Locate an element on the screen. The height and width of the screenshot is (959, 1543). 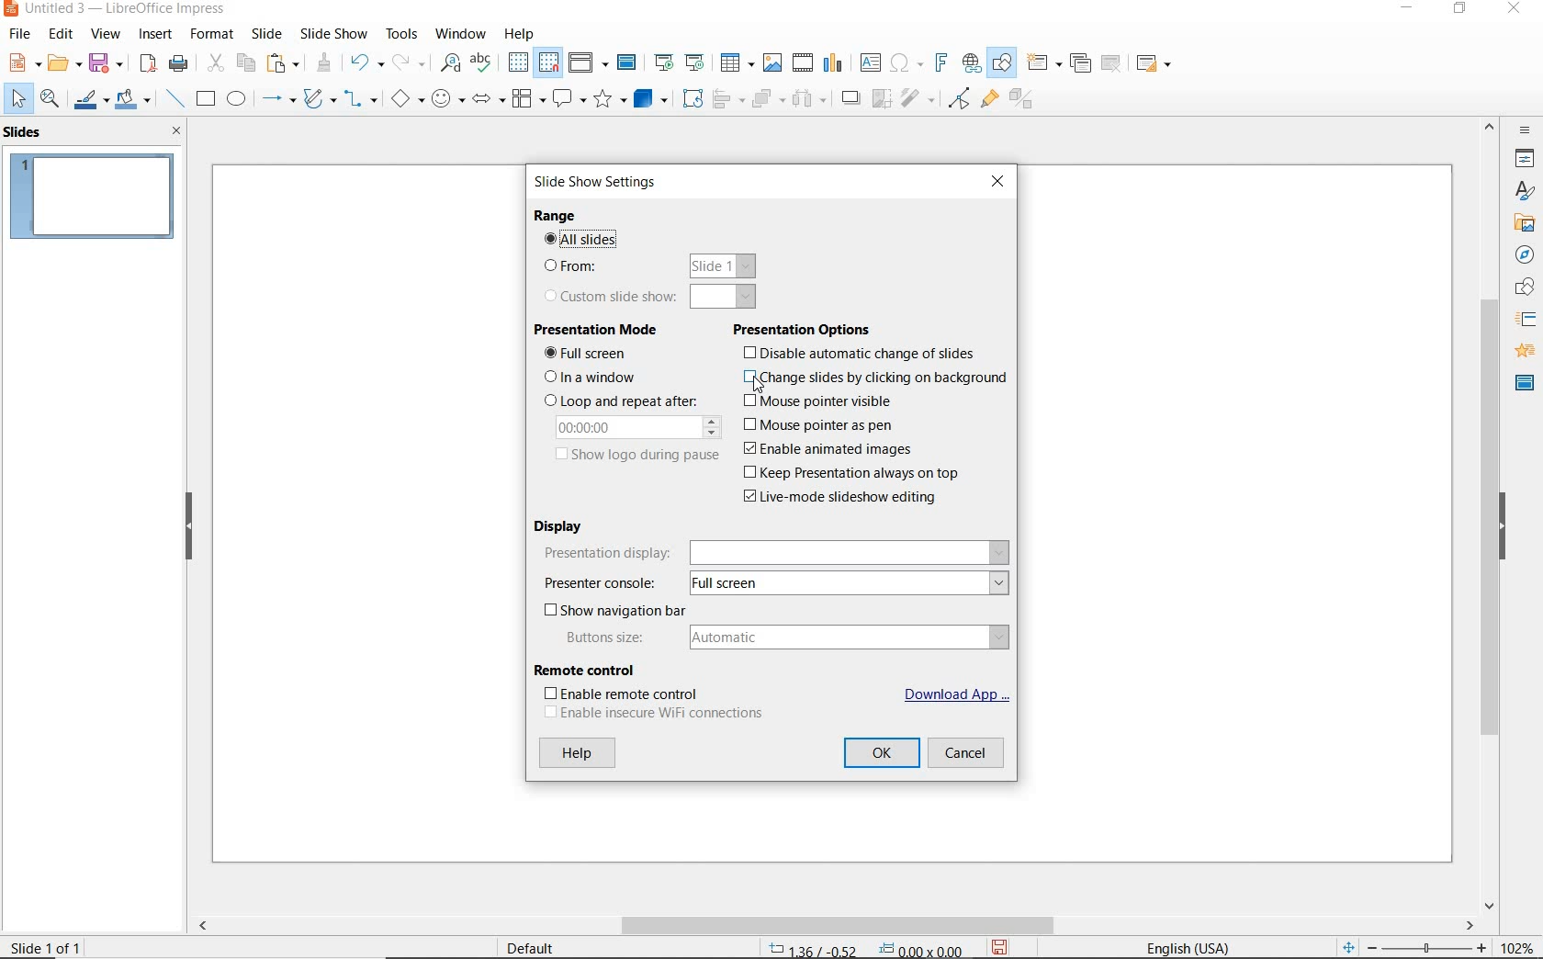
TABLE is located at coordinates (734, 62).